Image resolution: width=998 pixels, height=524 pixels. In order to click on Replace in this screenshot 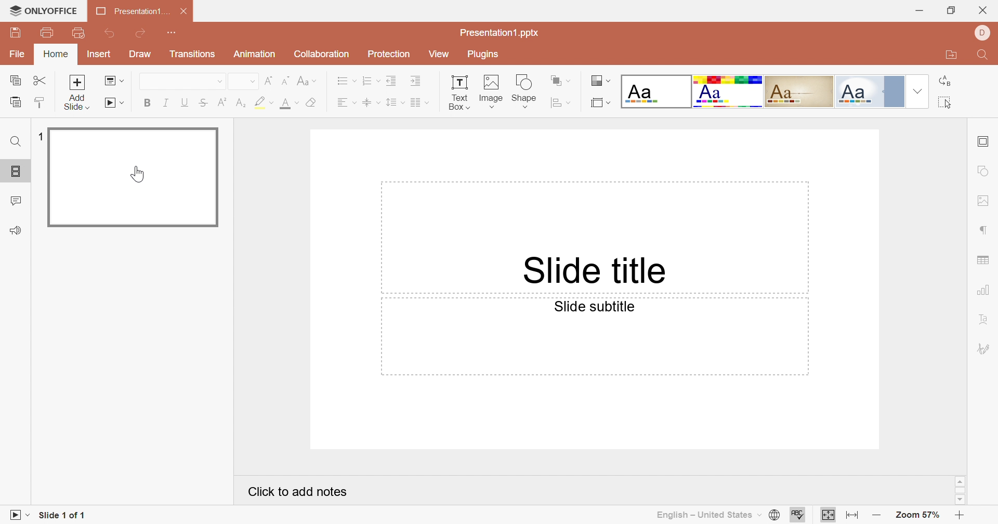, I will do `click(946, 82)`.